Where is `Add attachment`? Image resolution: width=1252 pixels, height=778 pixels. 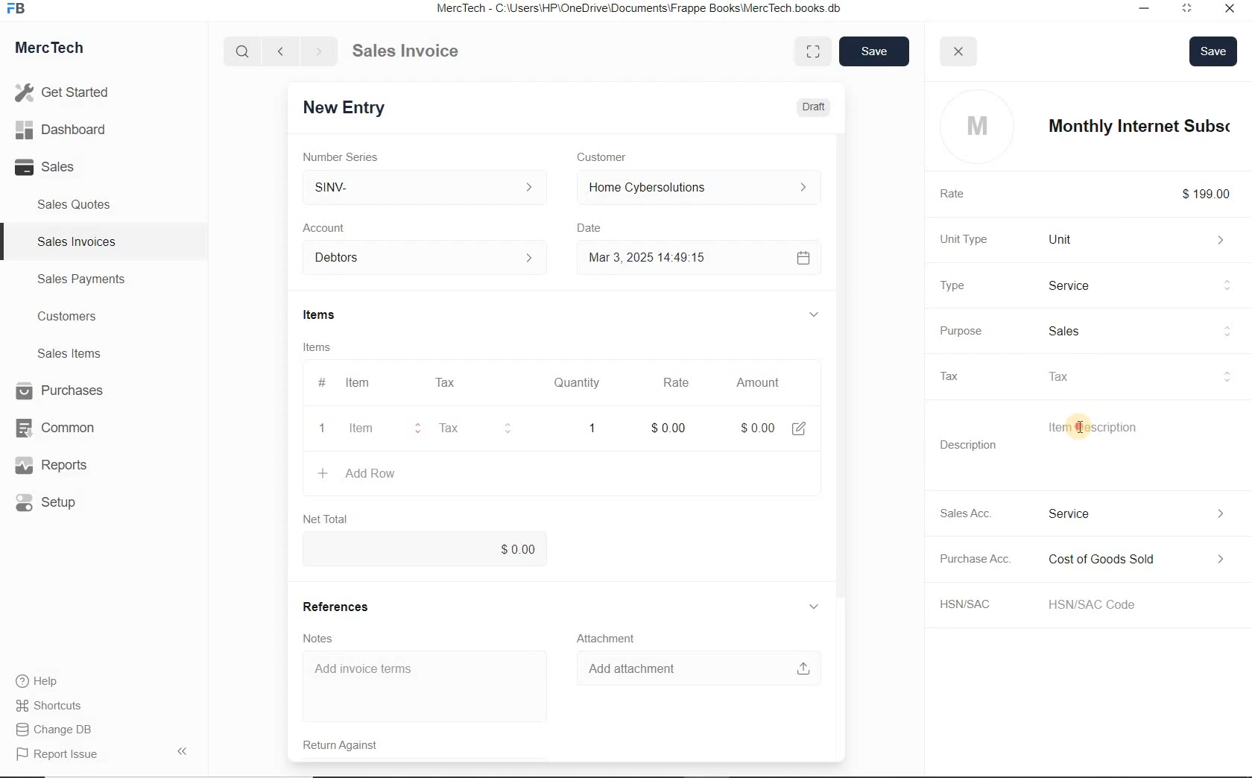
Add attachment is located at coordinates (690, 668).